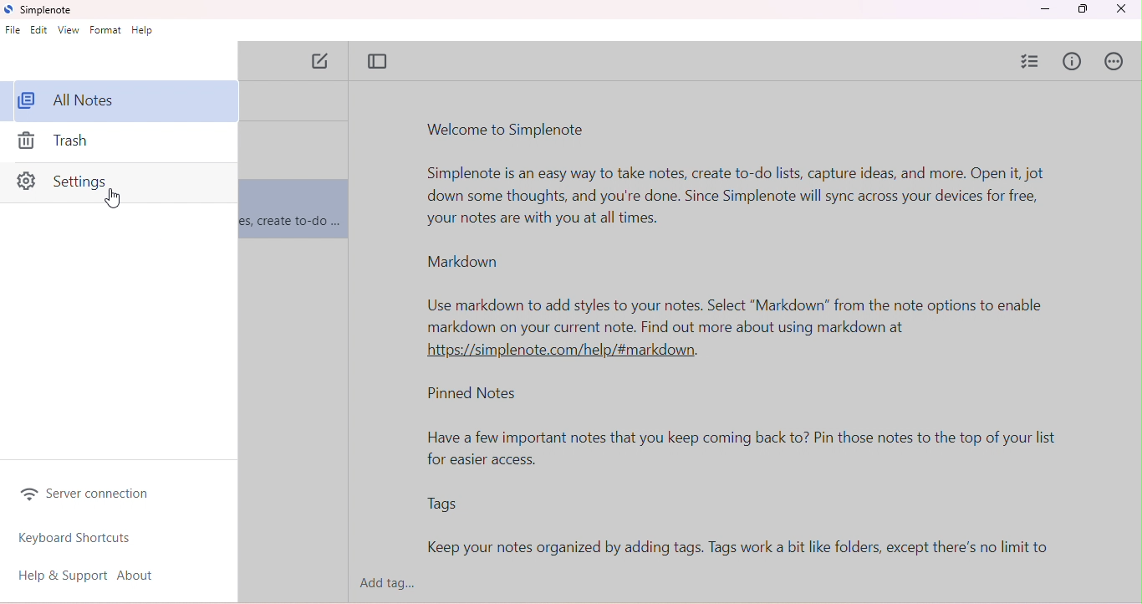  Describe the element at coordinates (40, 31) in the screenshot. I see `edit` at that location.